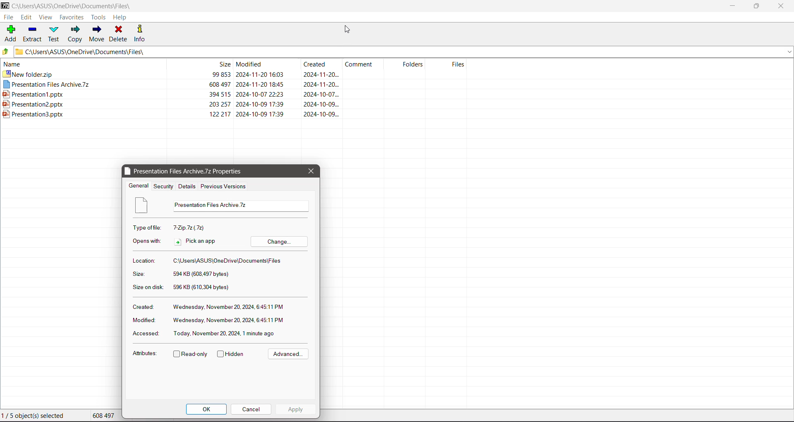  What do you see at coordinates (232, 354) in the screenshot?
I see `Hidden - Click to enable/disable` at bounding box center [232, 354].